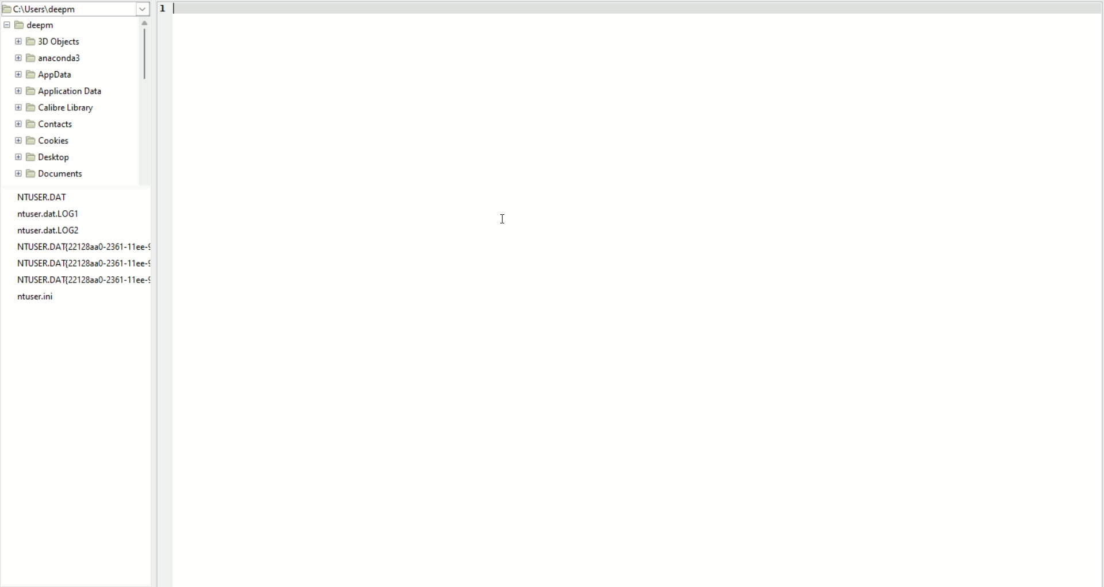  What do you see at coordinates (40, 141) in the screenshot?
I see `folder name` at bounding box center [40, 141].